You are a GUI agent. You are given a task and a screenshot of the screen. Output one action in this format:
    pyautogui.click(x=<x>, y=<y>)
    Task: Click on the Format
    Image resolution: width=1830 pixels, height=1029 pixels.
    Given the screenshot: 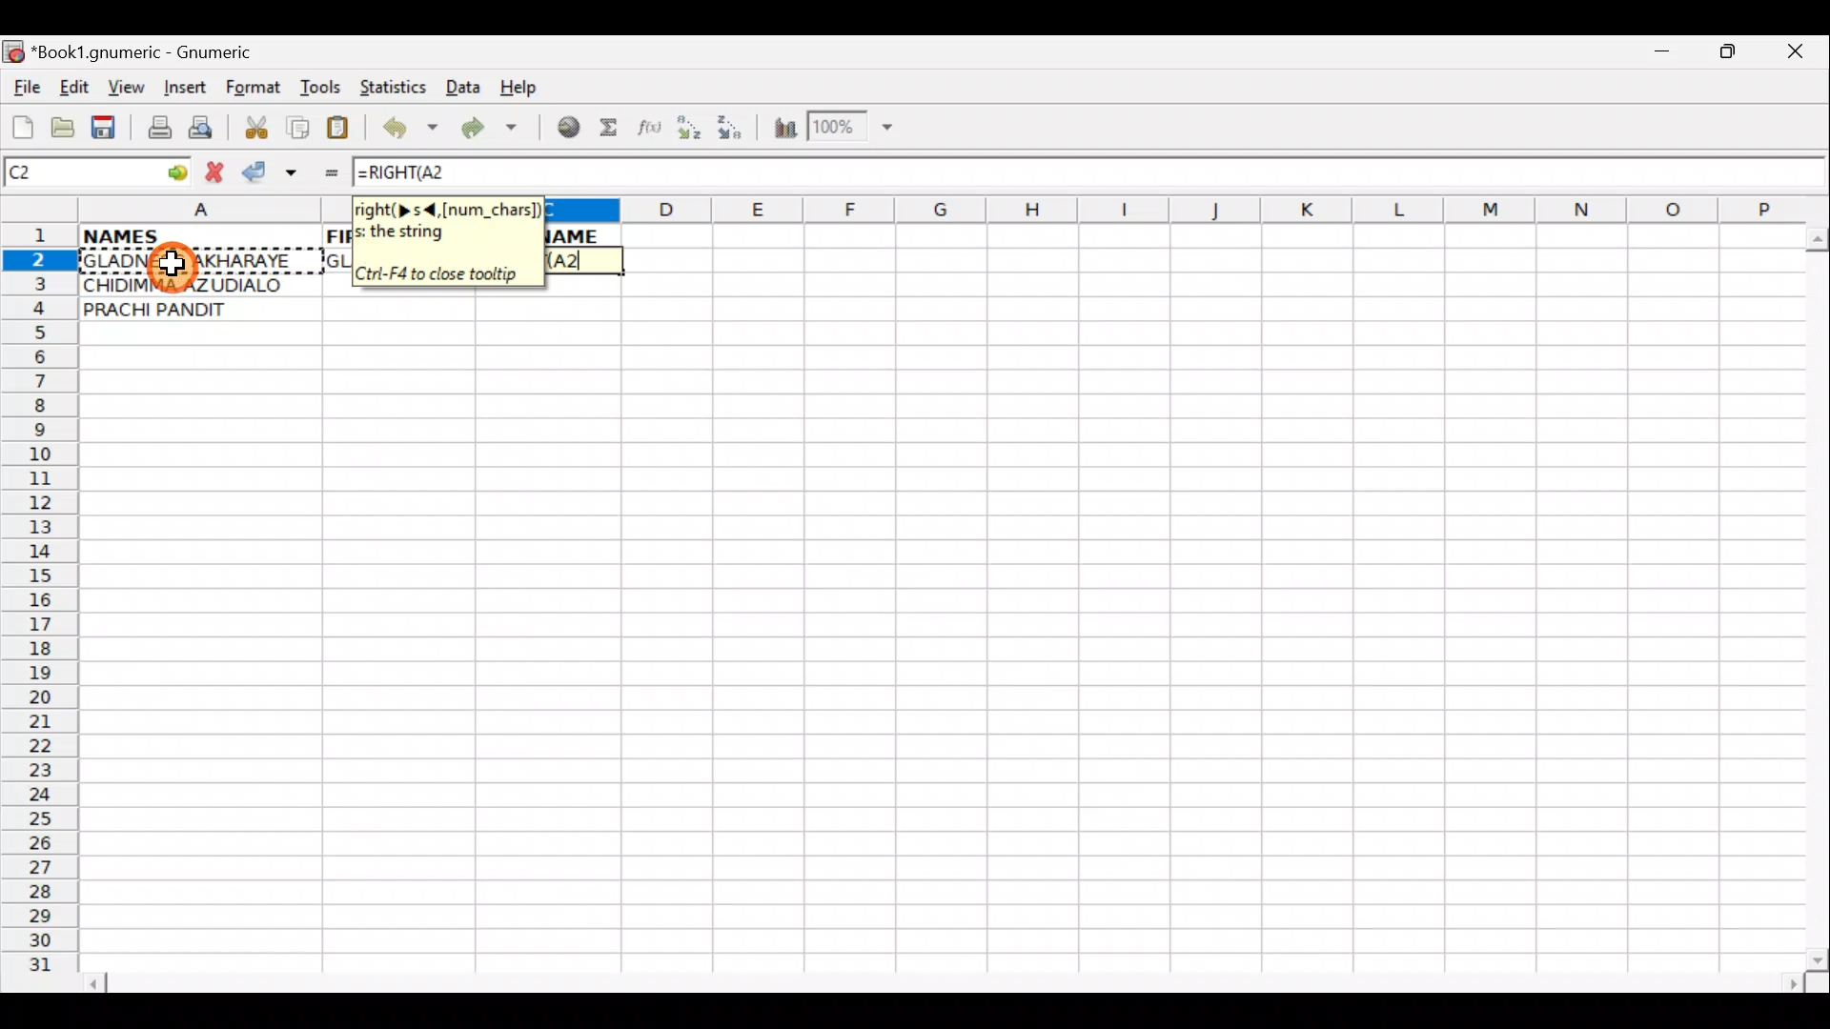 What is the action you would take?
    pyautogui.click(x=257, y=90)
    